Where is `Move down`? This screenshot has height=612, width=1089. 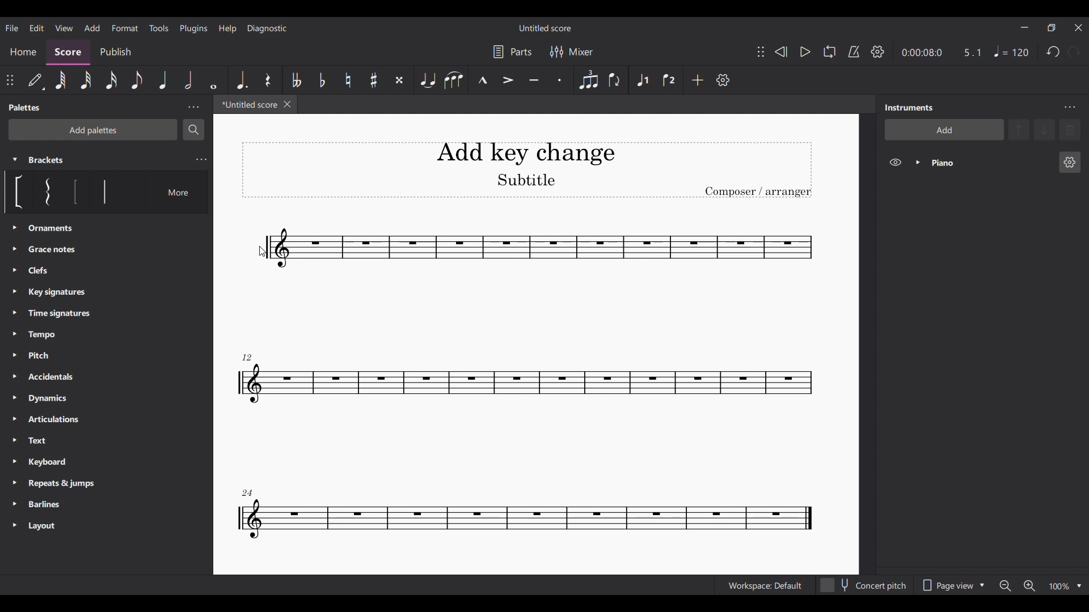
Move down is located at coordinates (1045, 130).